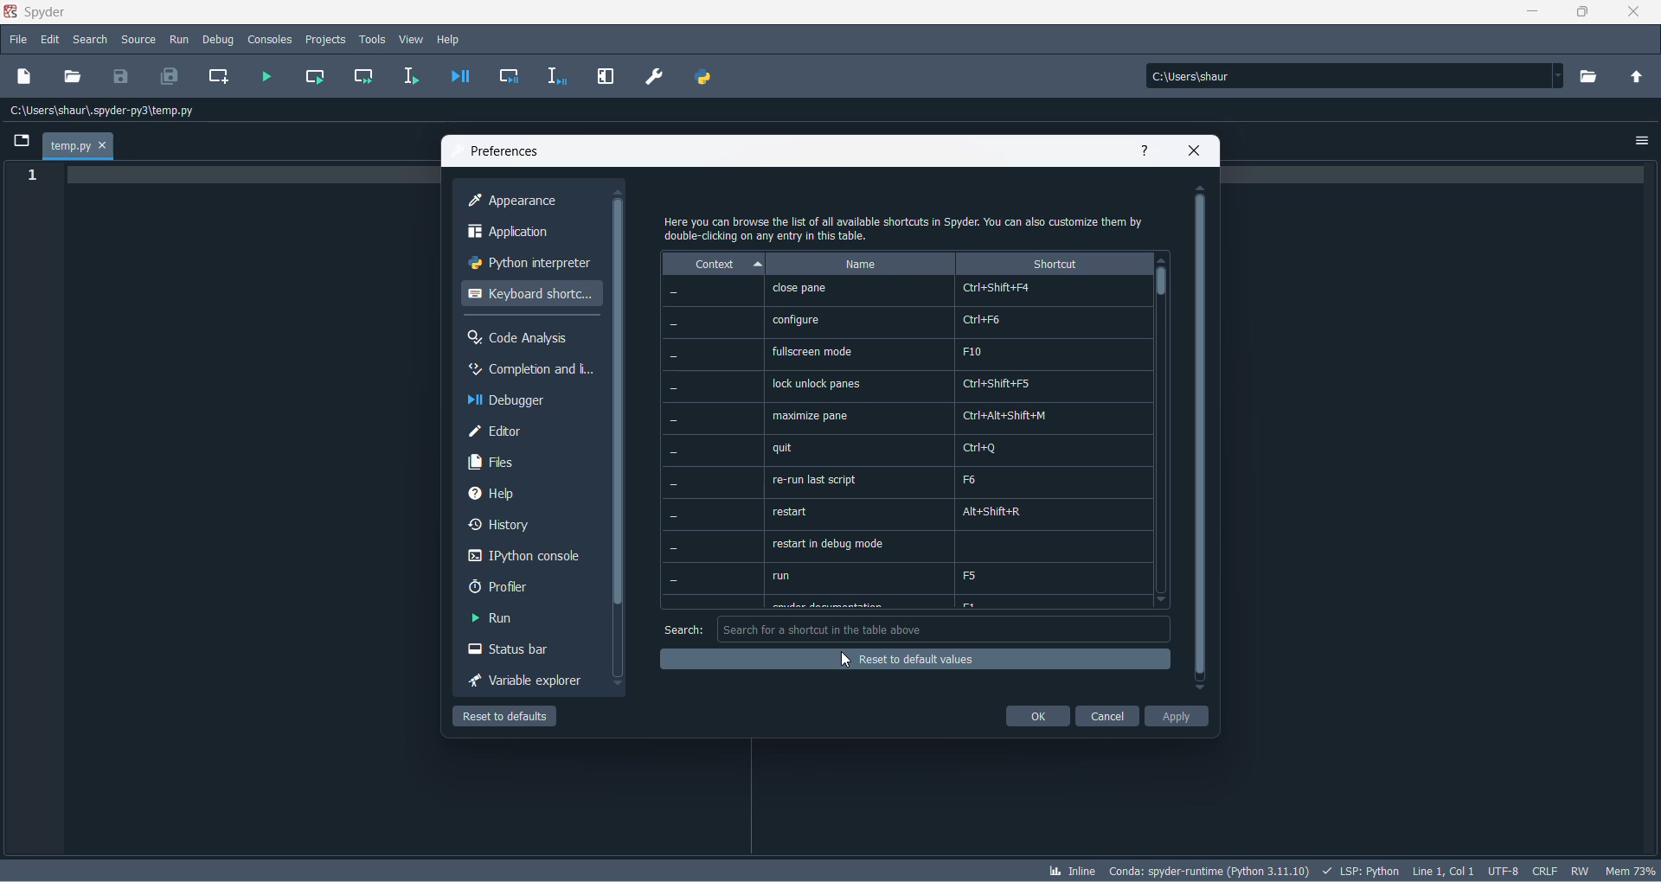  Describe the element at coordinates (1197, 150) in the screenshot. I see `close` at that location.